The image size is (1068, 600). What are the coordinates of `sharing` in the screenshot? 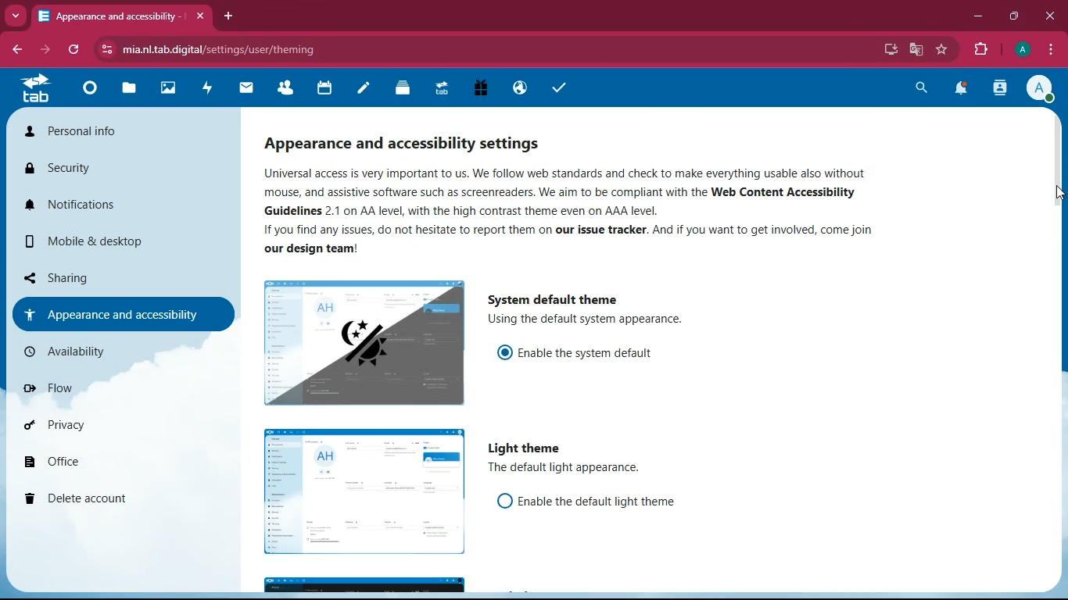 It's located at (103, 274).